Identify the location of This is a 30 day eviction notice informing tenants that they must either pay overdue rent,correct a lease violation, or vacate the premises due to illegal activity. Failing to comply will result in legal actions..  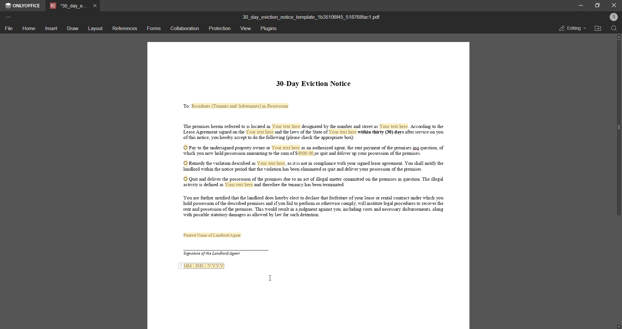
(309, 184).